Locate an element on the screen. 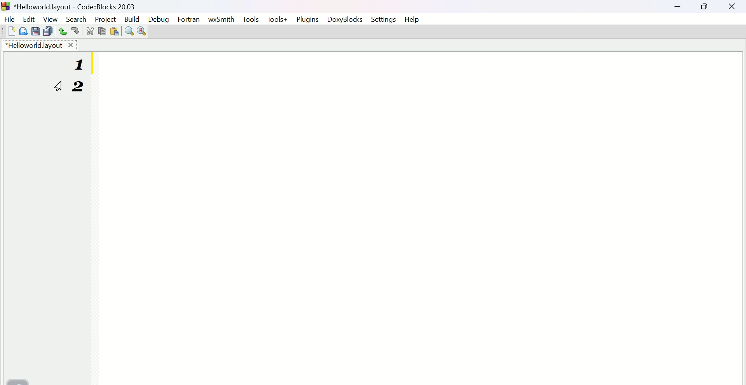 The width and height of the screenshot is (746, 385). Find is located at coordinates (128, 31).